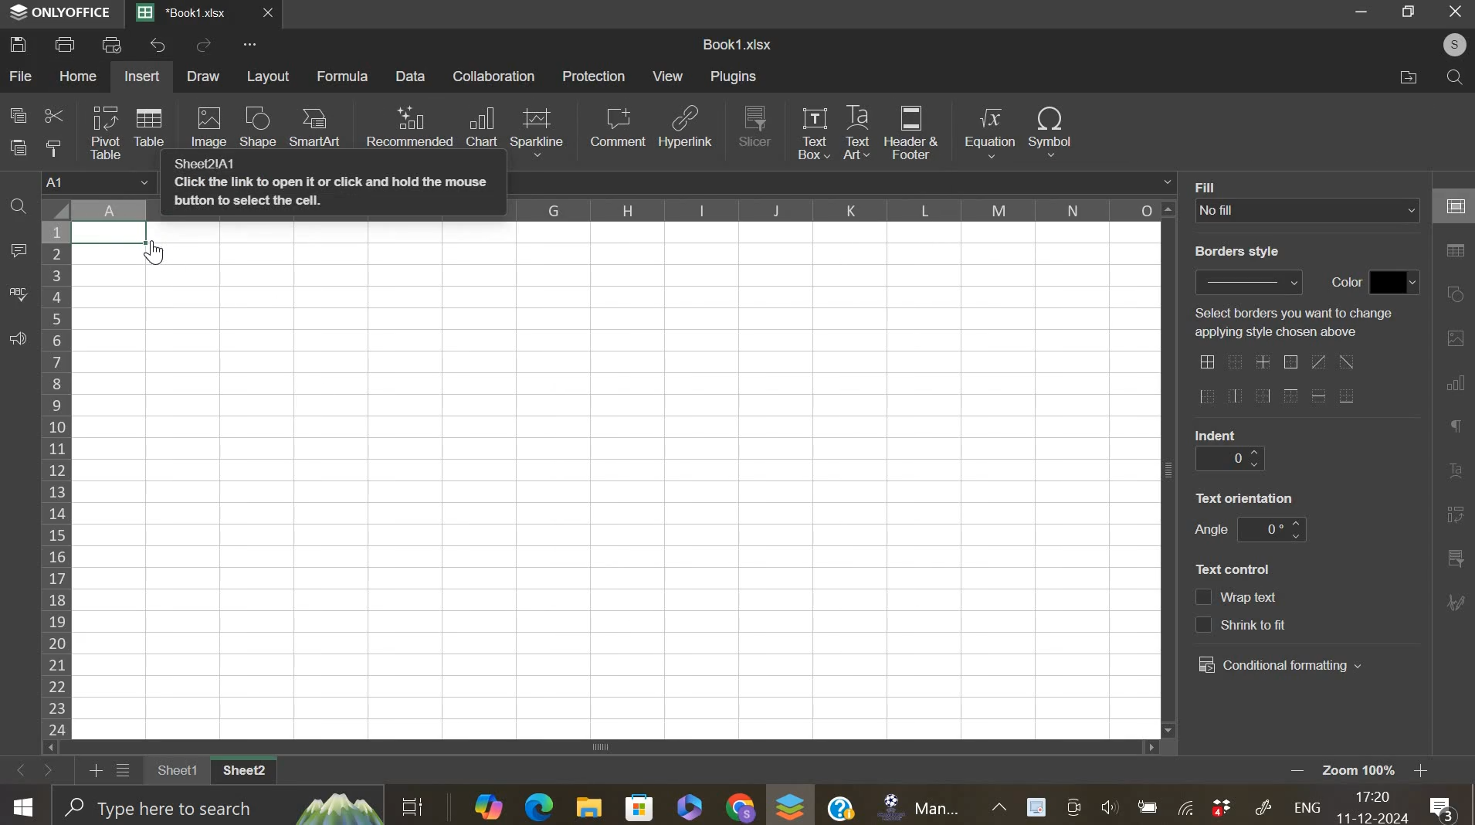  Describe the element at coordinates (53, 117) in the screenshot. I see `cut` at that location.